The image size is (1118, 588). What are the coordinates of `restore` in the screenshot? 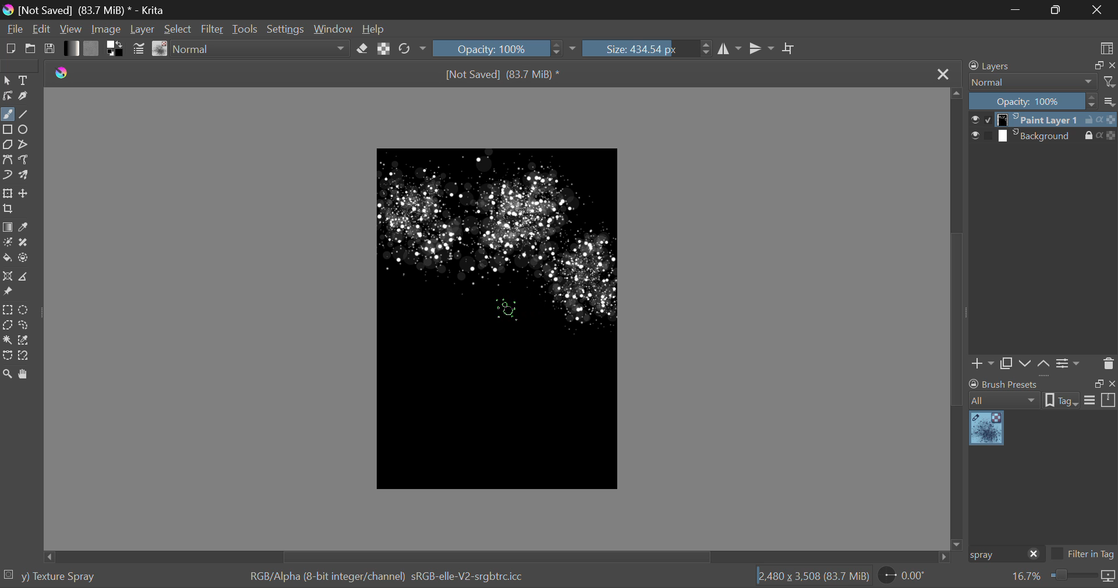 It's located at (1096, 66).